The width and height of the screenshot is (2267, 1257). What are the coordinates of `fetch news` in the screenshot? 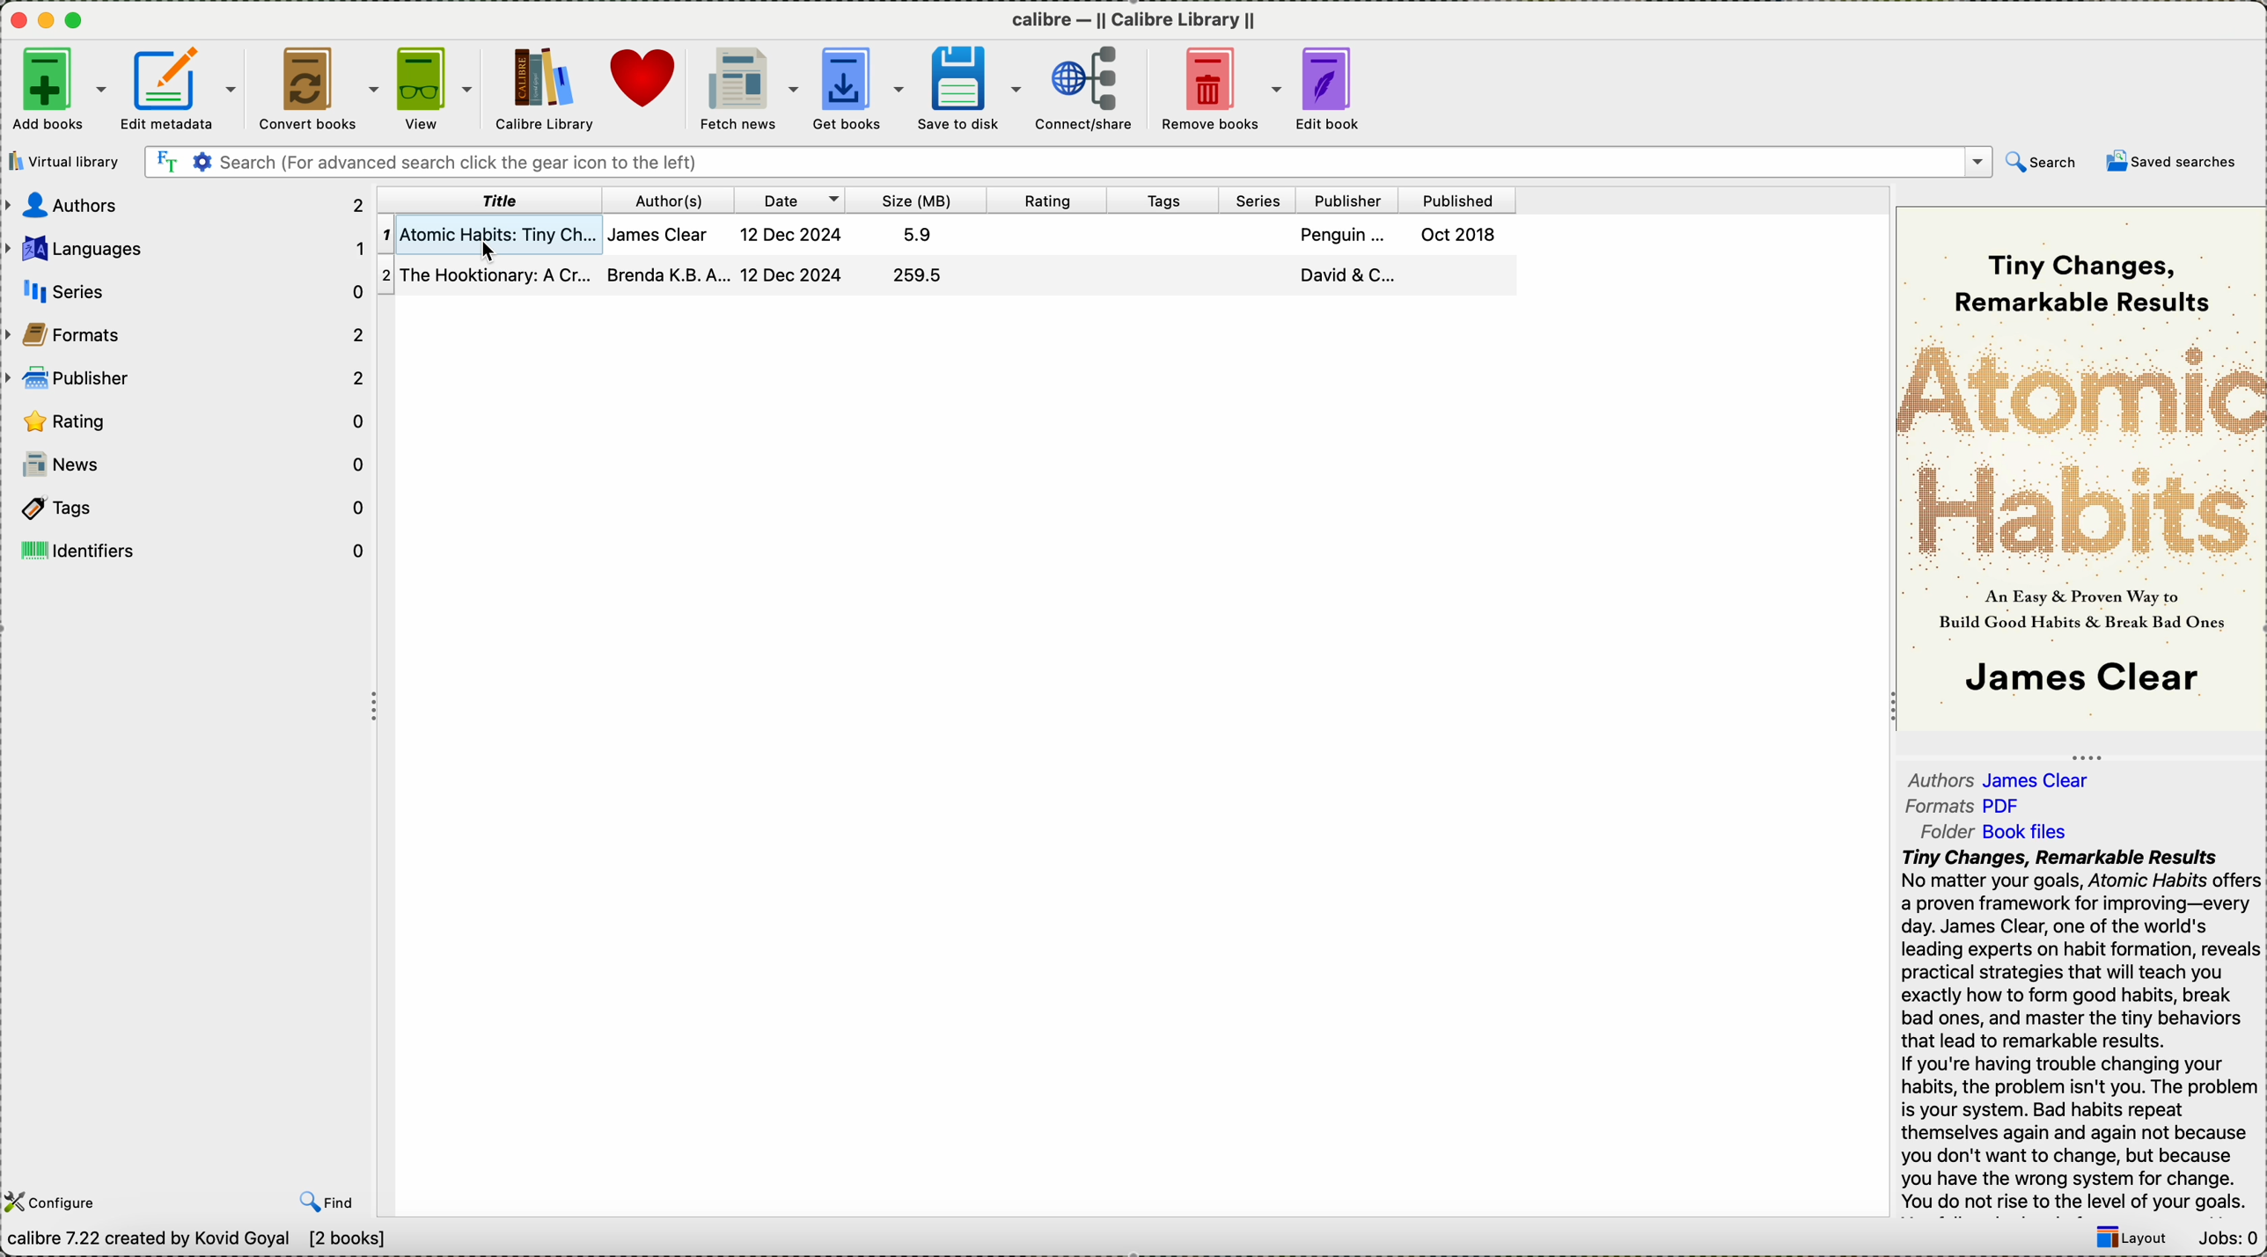 It's located at (748, 90).